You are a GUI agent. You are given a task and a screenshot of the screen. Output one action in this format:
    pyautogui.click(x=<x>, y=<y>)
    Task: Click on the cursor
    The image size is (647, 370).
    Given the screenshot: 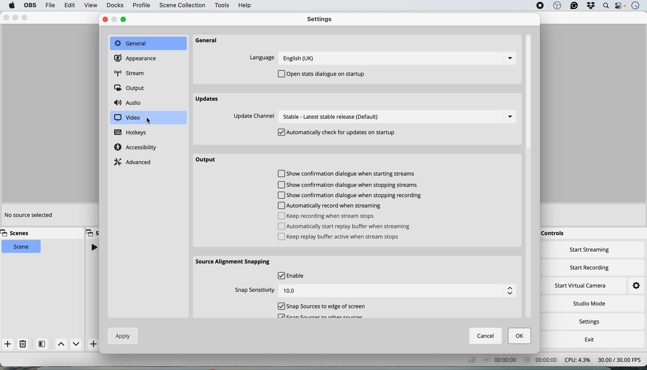 What is the action you would take?
    pyautogui.click(x=556, y=323)
    